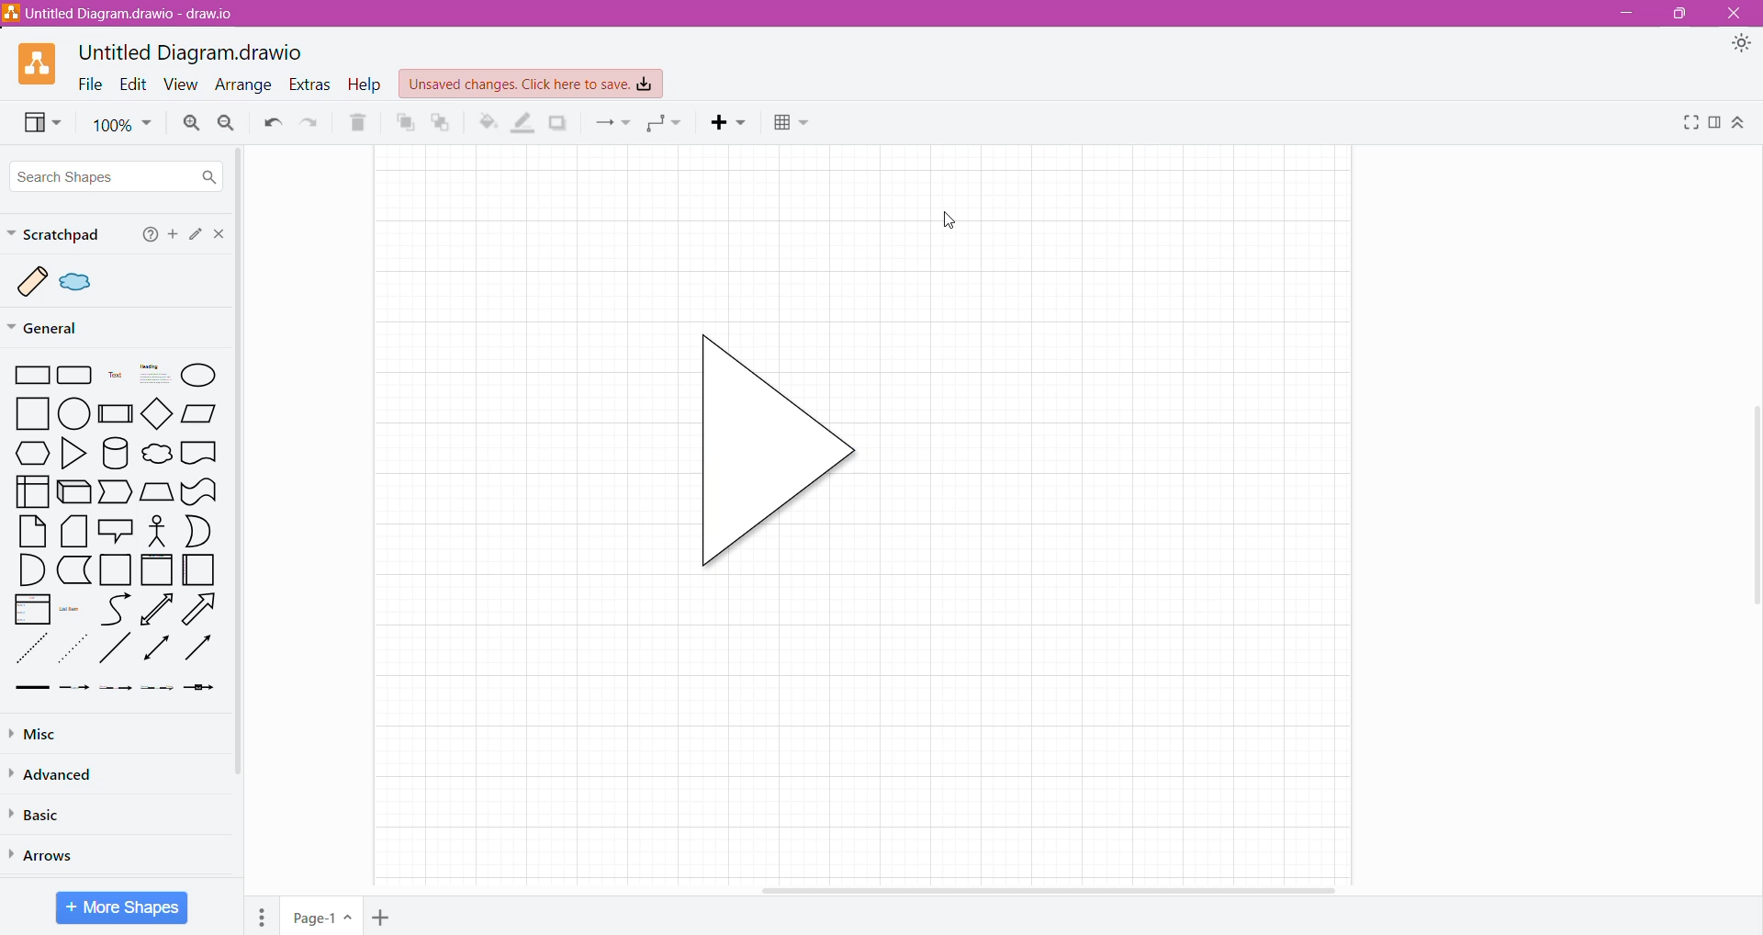  What do you see at coordinates (1691, 122) in the screenshot?
I see `Full Screen` at bounding box center [1691, 122].